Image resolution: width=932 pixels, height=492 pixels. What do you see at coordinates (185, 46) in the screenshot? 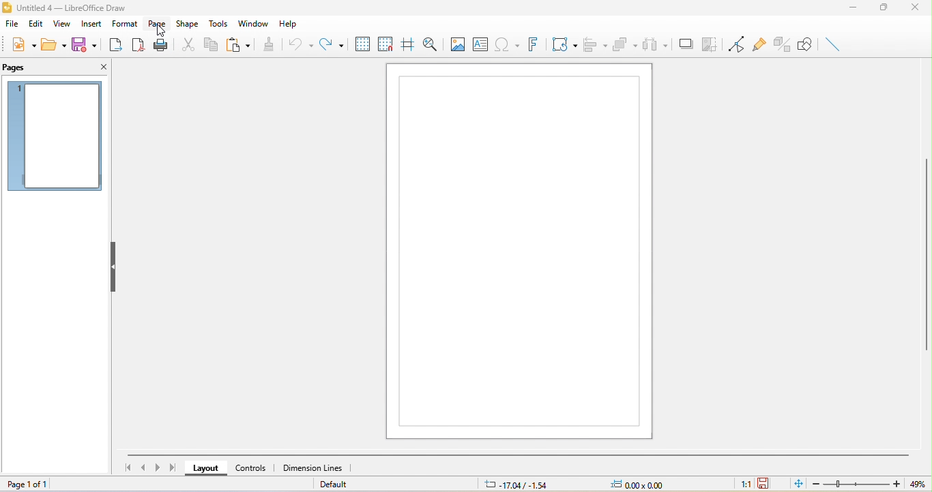
I see `cut` at bounding box center [185, 46].